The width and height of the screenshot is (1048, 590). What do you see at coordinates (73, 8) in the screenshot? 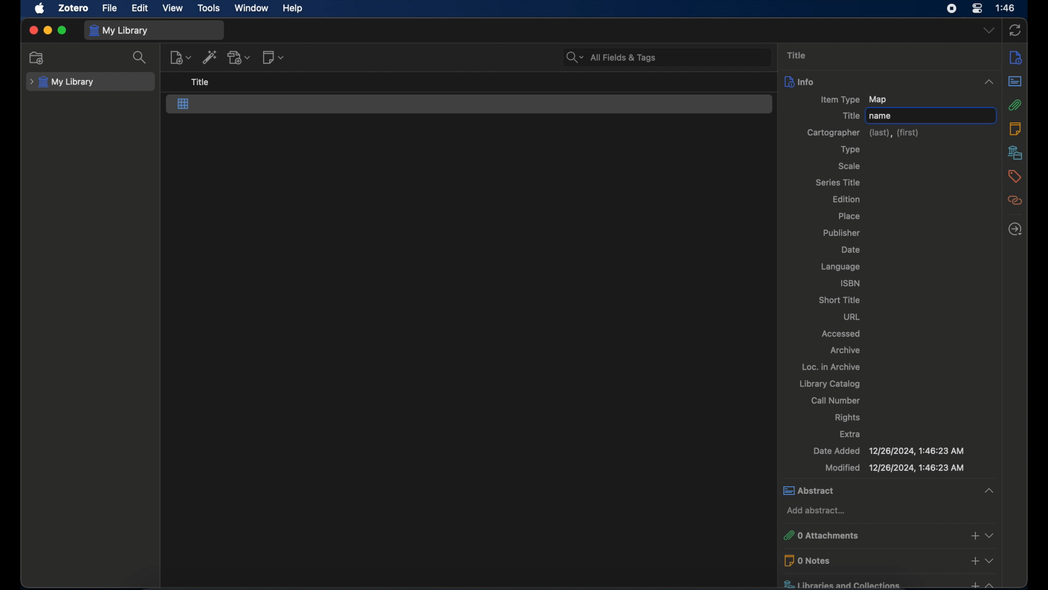
I see `zotero` at bounding box center [73, 8].